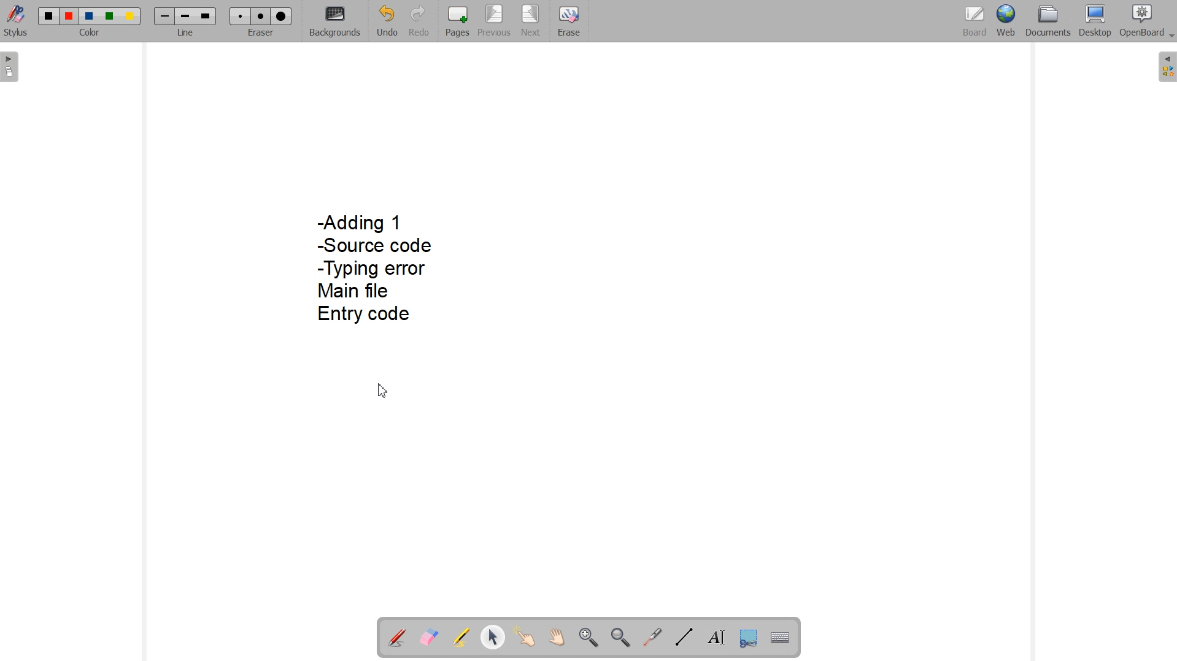  Describe the element at coordinates (557, 638) in the screenshot. I see `Scroll page` at that location.